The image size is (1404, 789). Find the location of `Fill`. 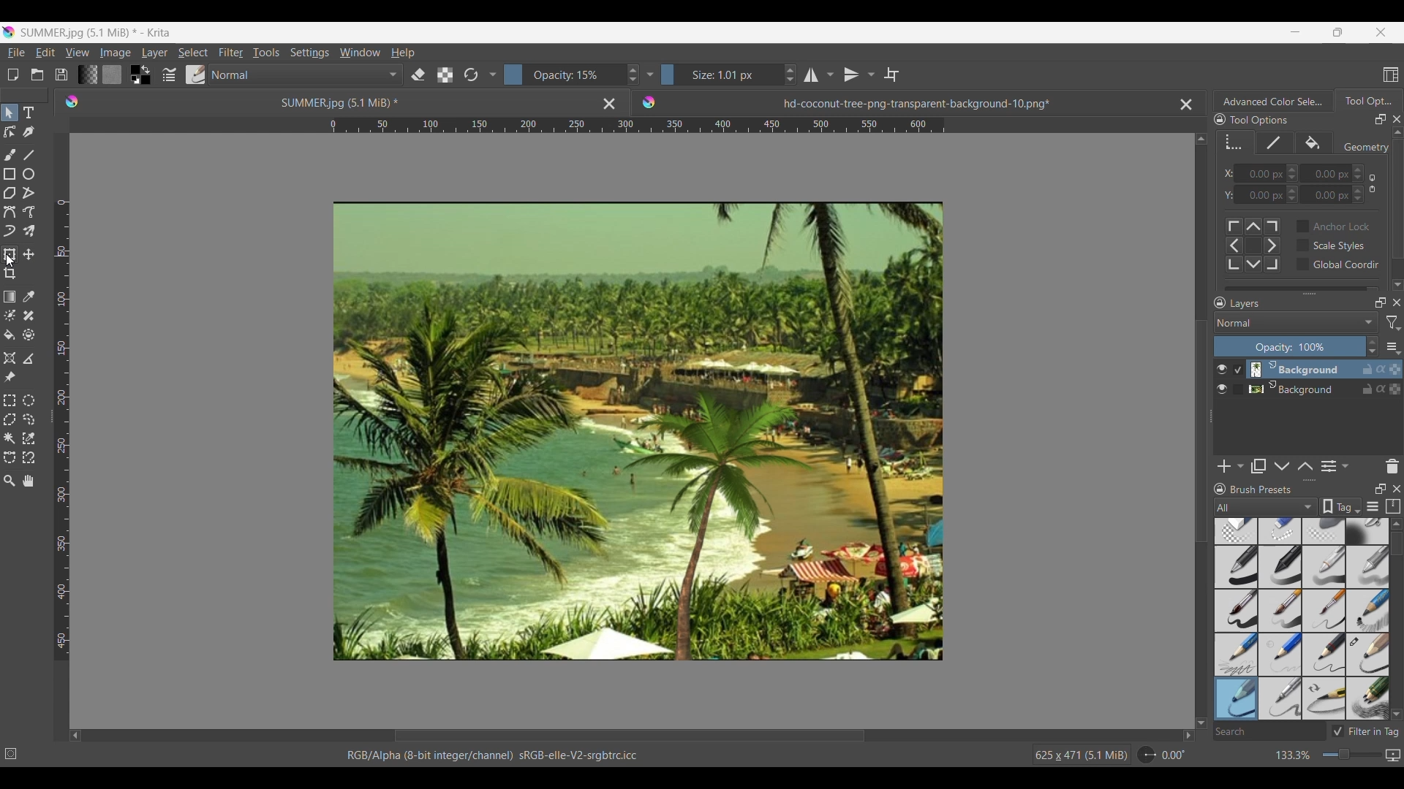

Fill is located at coordinates (10, 335).